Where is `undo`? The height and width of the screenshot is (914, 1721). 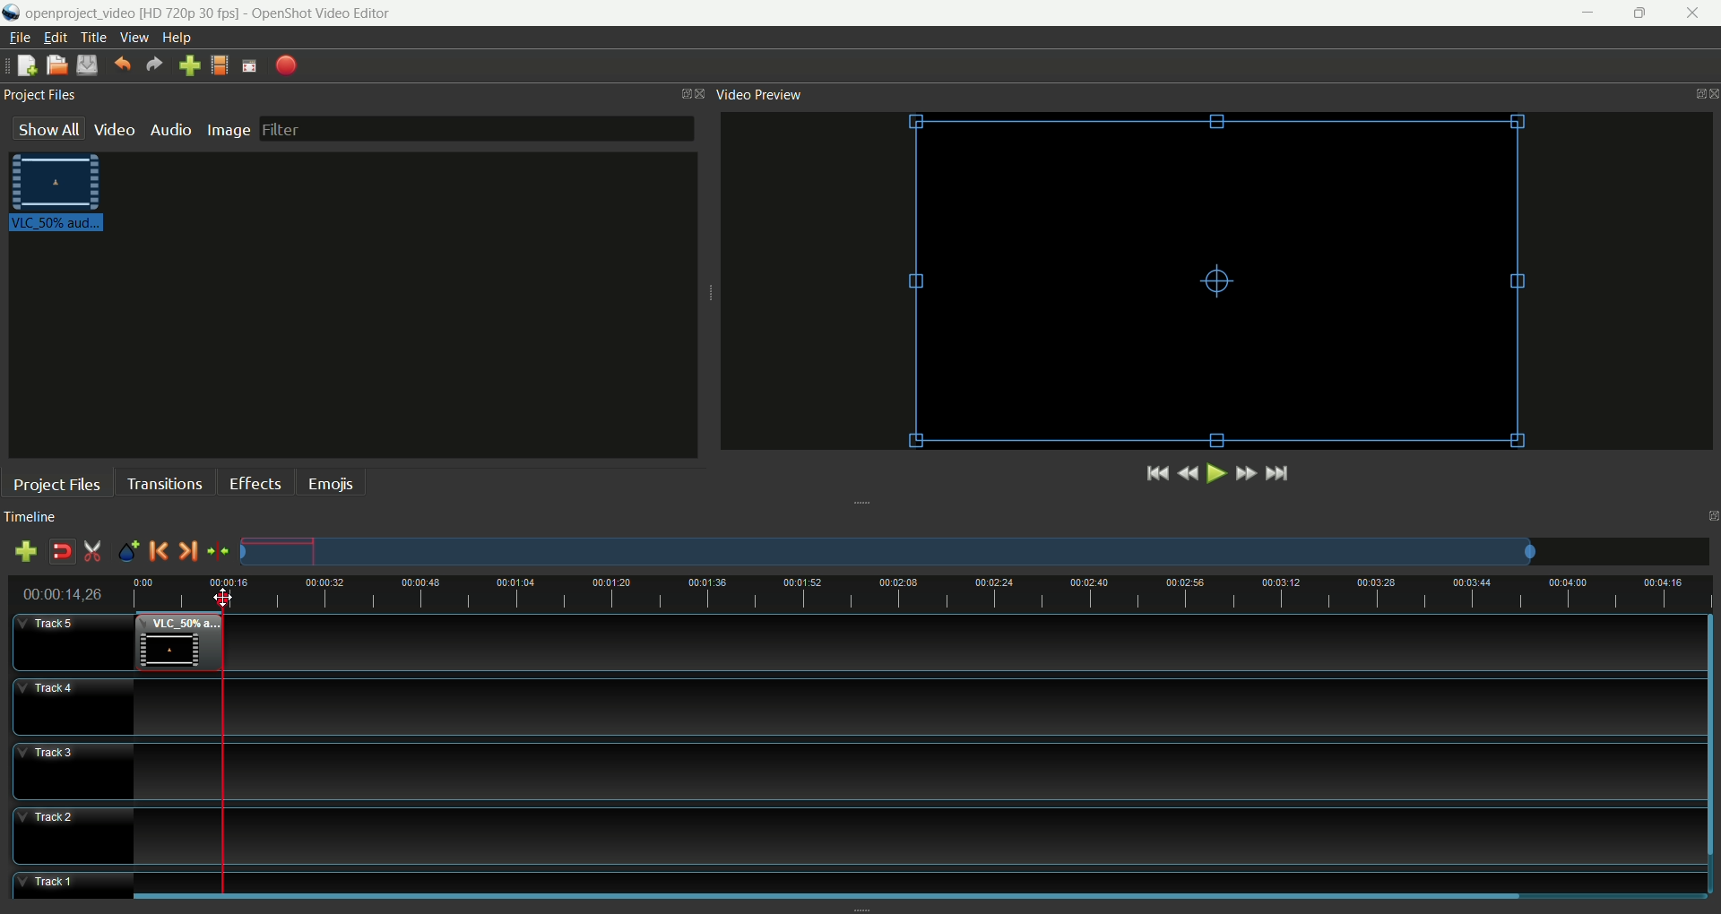 undo is located at coordinates (122, 62).